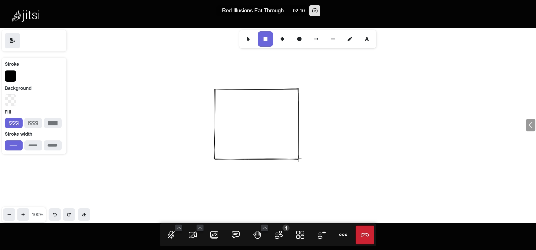 This screenshot has width=536, height=250. Describe the element at coordinates (85, 215) in the screenshot. I see `eraser` at that location.